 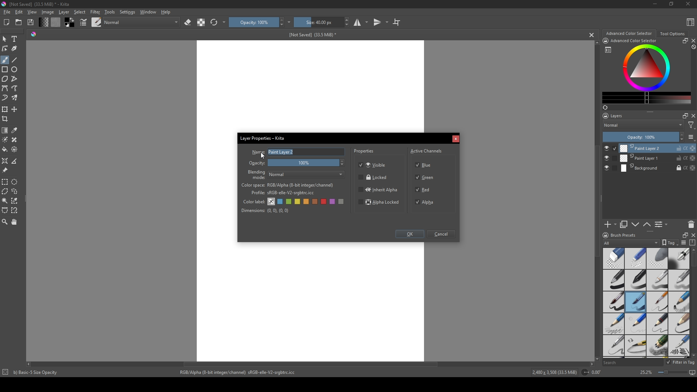 What do you see at coordinates (675, 373) in the screenshot?
I see `screen size` at bounding box center [675, 373].